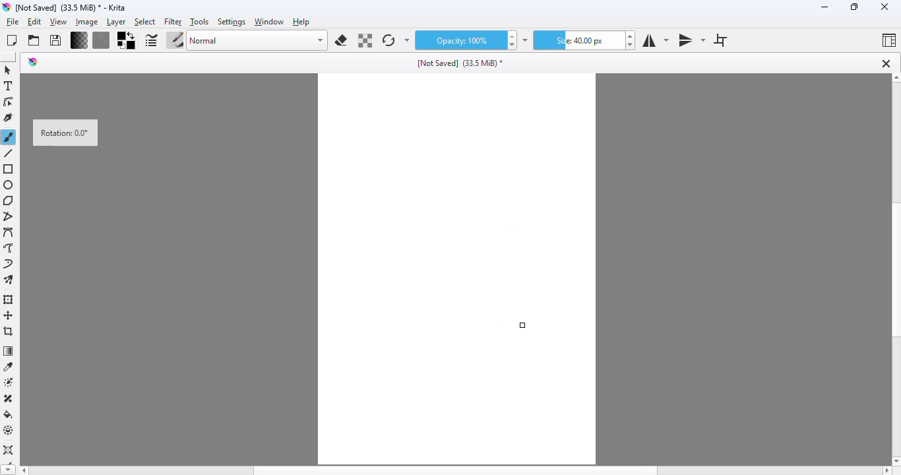  I want to click on calligraphy, so click(9, 117).